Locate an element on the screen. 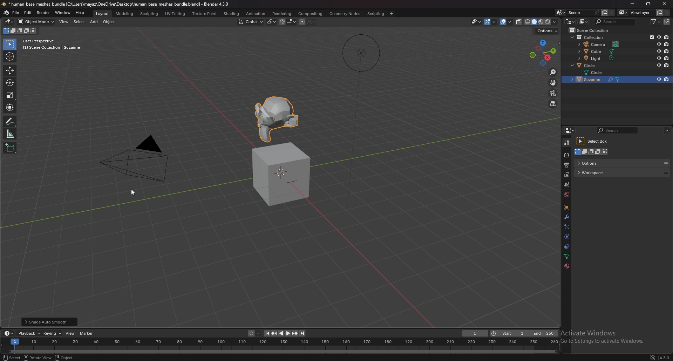 The height and width of the screenshot is (361, 673). viewport shading is located at coordinates (542, 21).